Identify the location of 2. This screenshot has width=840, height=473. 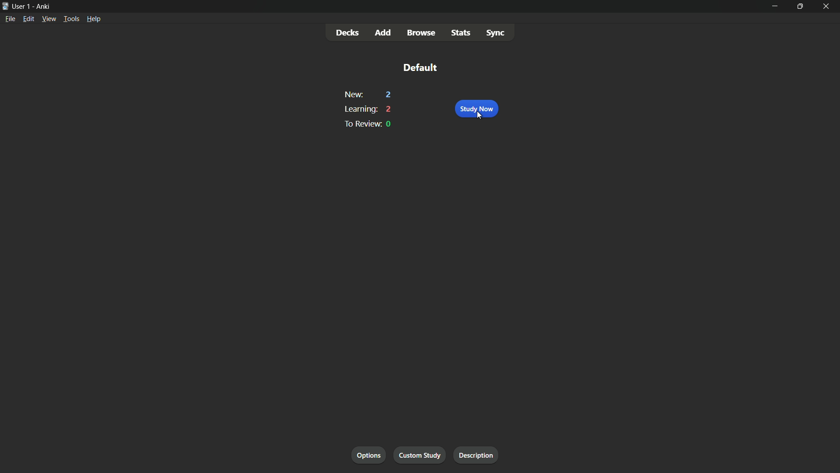
(387, 95).